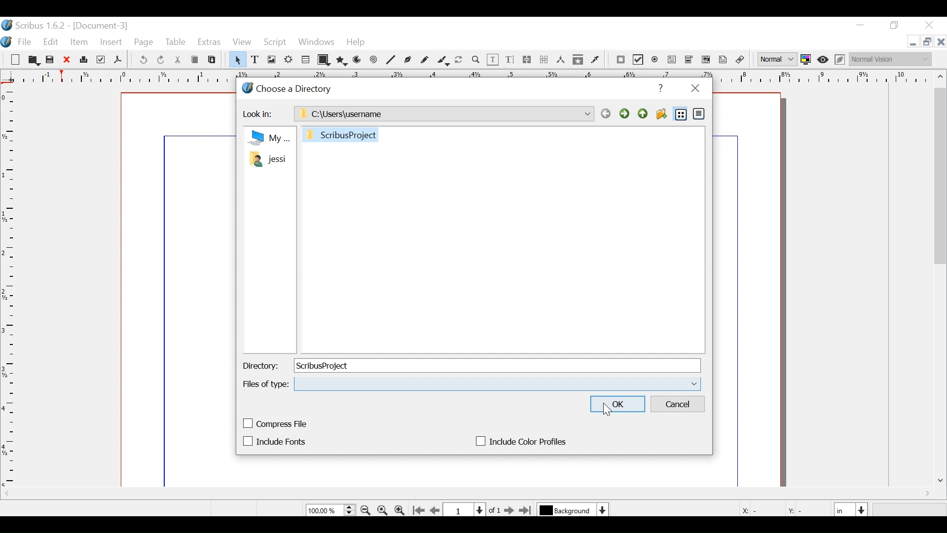 This screenshot has width=947, height=533. I want to click on Open, so click(35, 61).